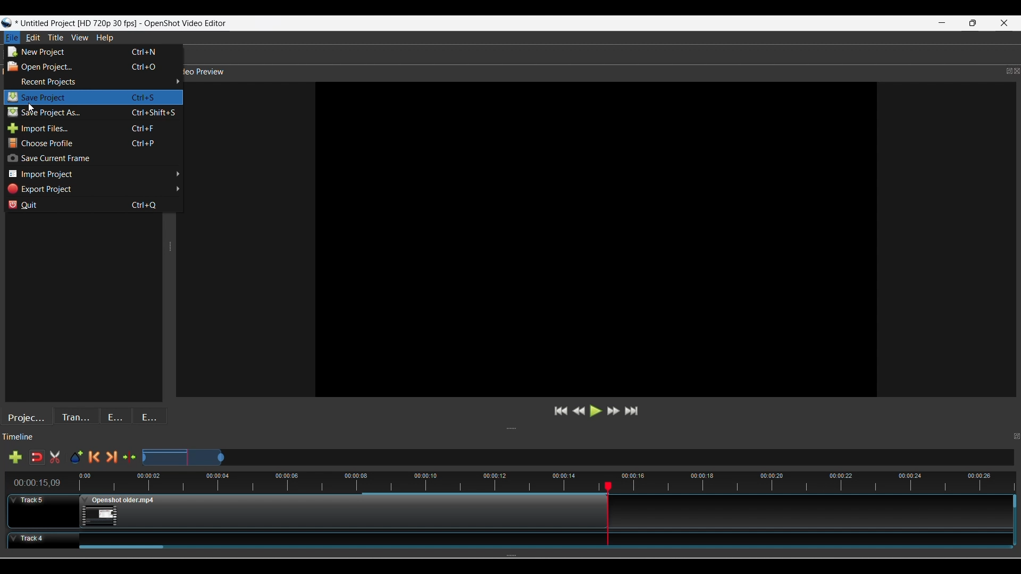 This screenshot has height=574, width=1021. What do you see at coordinates (1015, 501) in the screenshot?
I see `Vertical slide bar` at bounding box center [1015, 501].